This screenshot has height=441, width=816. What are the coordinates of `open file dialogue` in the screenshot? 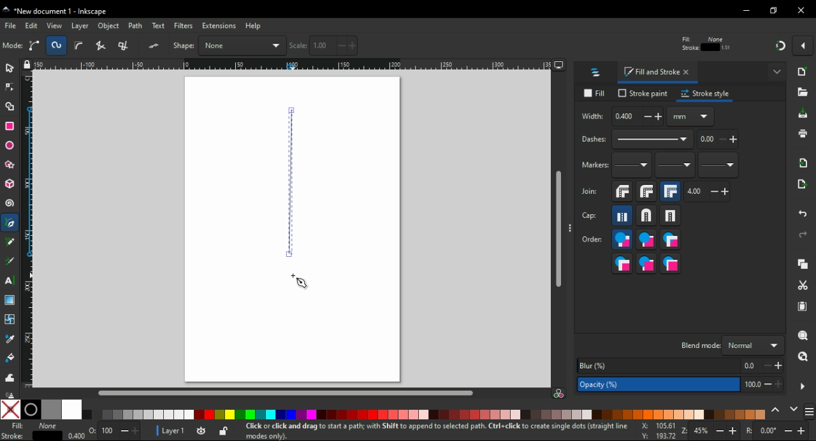 It's located at (803, 94).